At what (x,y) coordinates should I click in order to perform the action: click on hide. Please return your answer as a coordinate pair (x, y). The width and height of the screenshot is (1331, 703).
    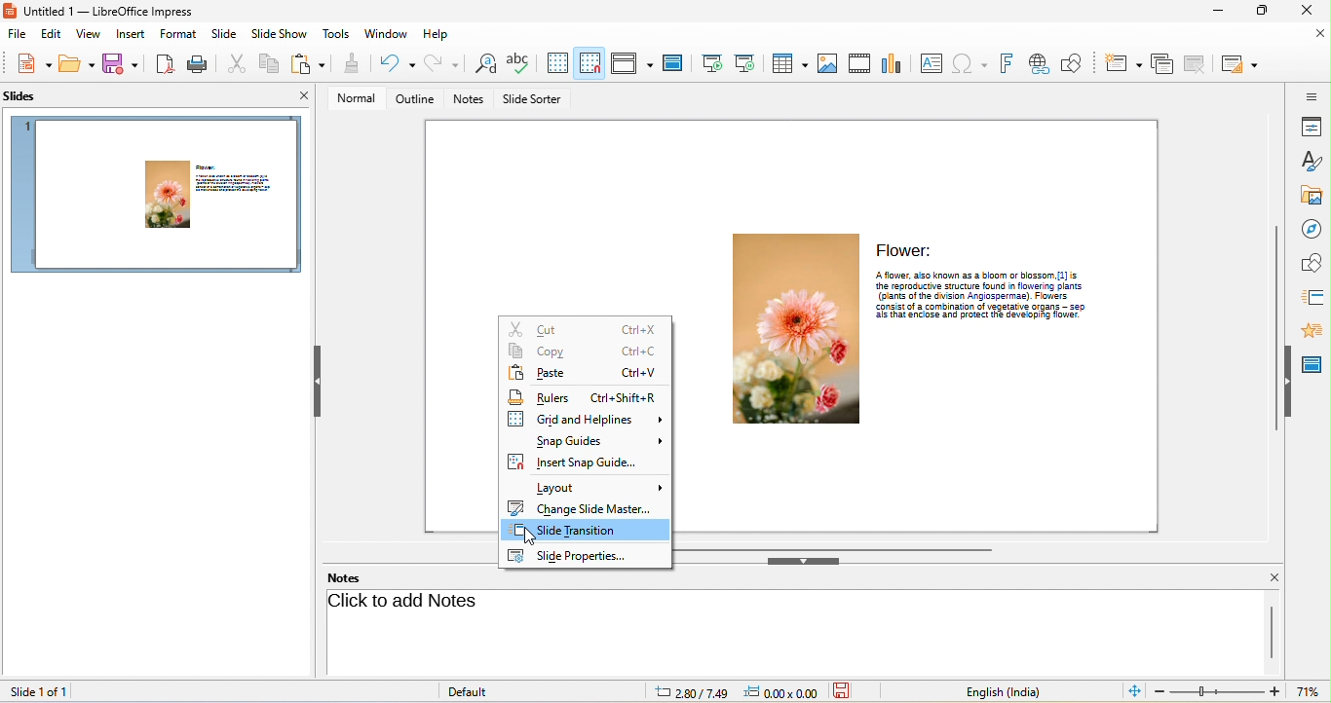
    Looking at the image, I should click on (808, 563).